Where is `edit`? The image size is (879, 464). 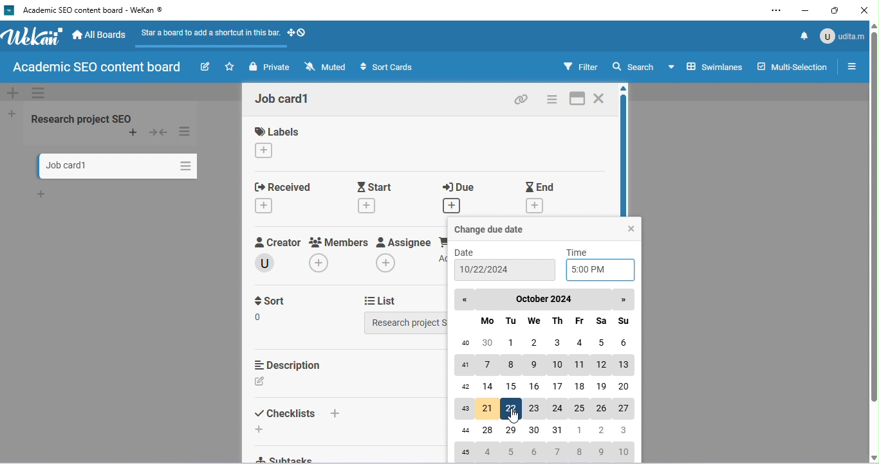
edit is located at coordinates (205, 67).